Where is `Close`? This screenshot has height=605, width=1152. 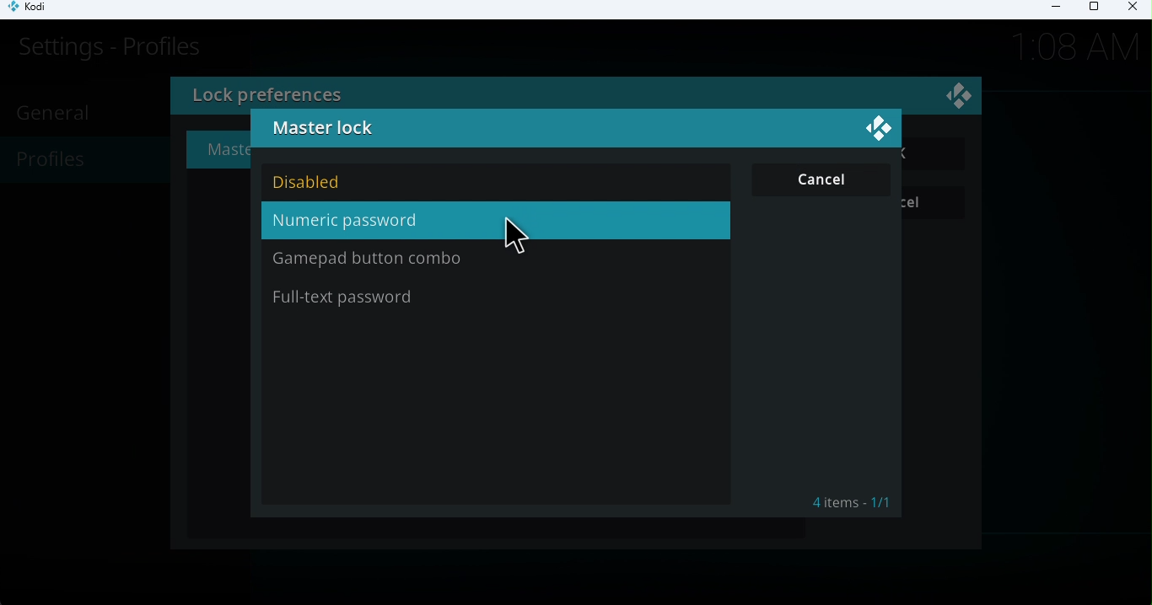 Close is located at coordinates (1130, 9).